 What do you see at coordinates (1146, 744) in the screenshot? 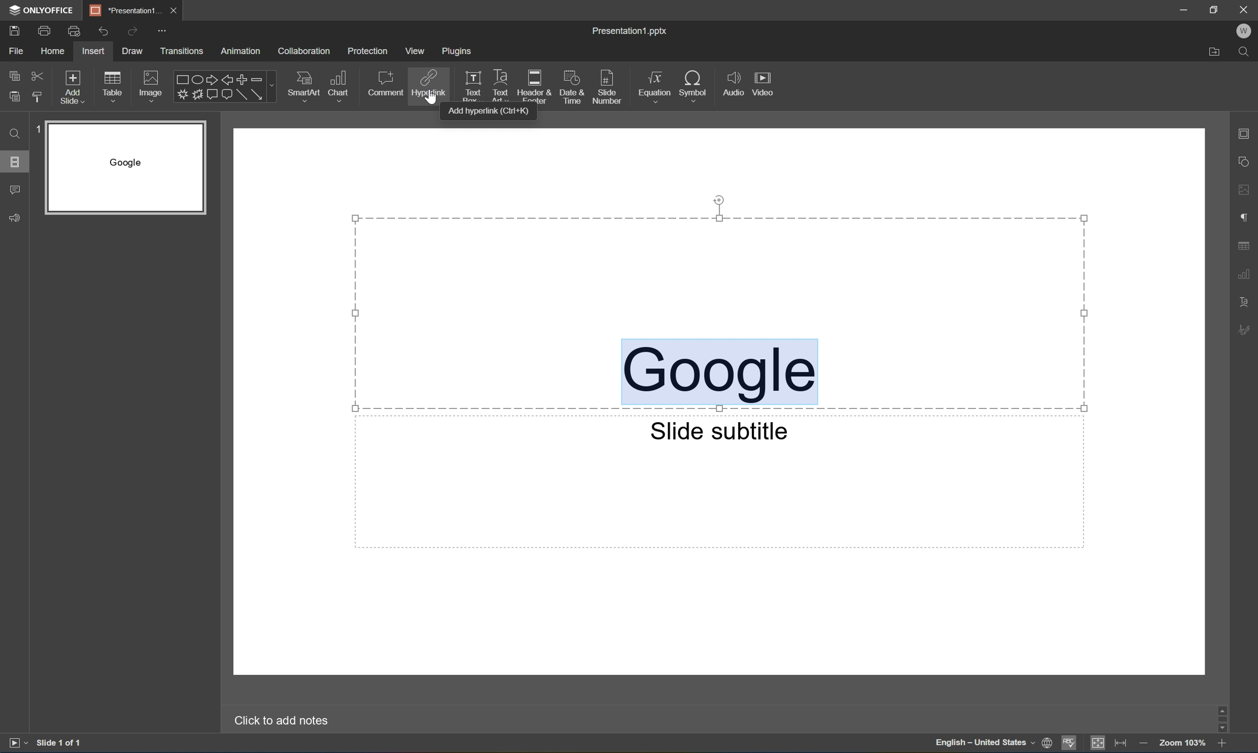
I see `Zoom out` at bounding box center [1146, 744].